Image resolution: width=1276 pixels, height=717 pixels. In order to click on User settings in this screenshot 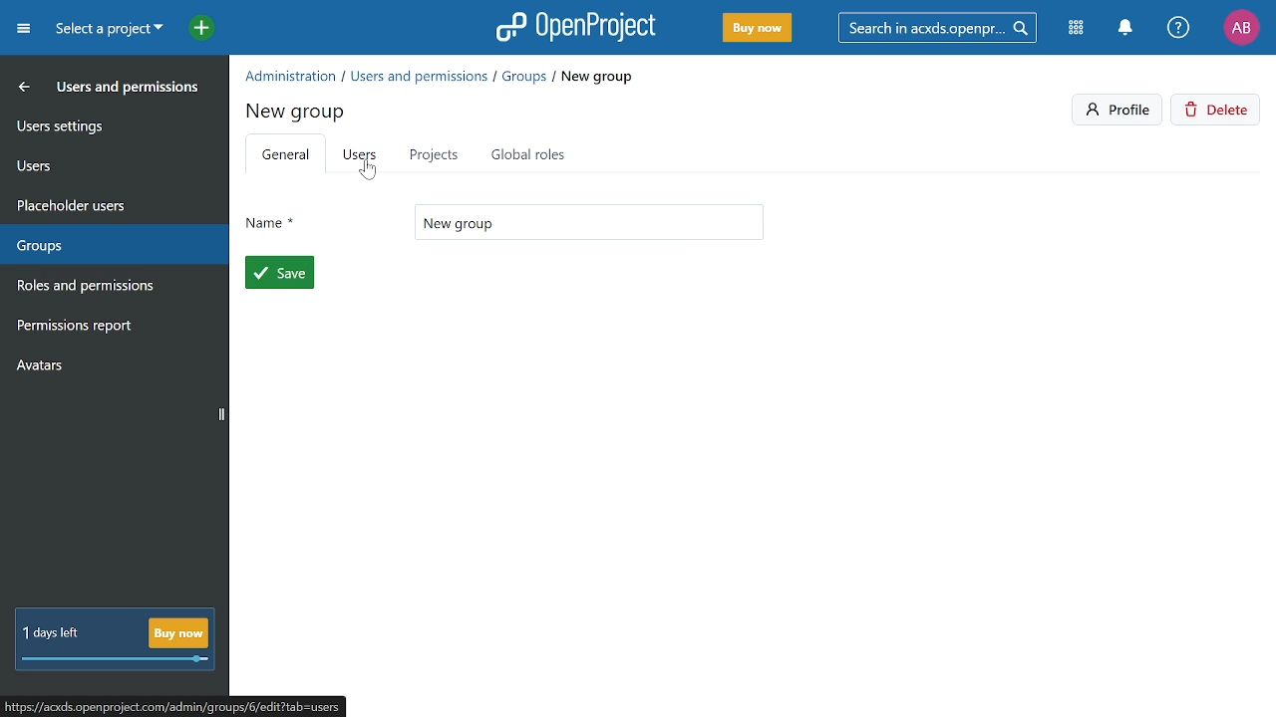, I will do `click(113, 124)`.